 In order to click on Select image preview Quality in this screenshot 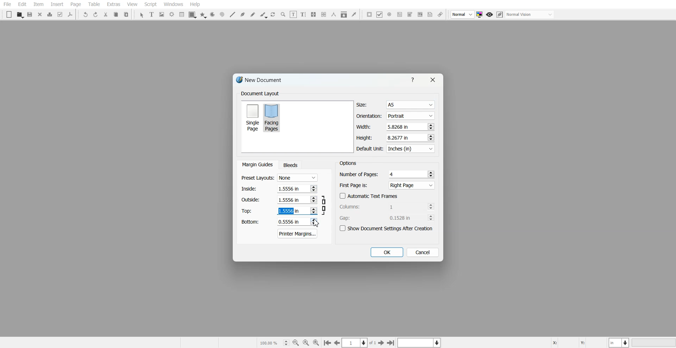, I will do `click(463, 14)`.